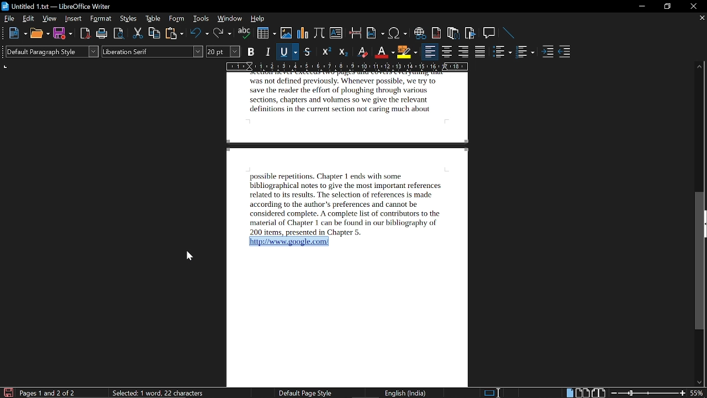 This screenshot has width=707, height=398. What do you see at coordinates (199, 34) in the screenshot?
I see `undo` at bounding box center [199, 34].